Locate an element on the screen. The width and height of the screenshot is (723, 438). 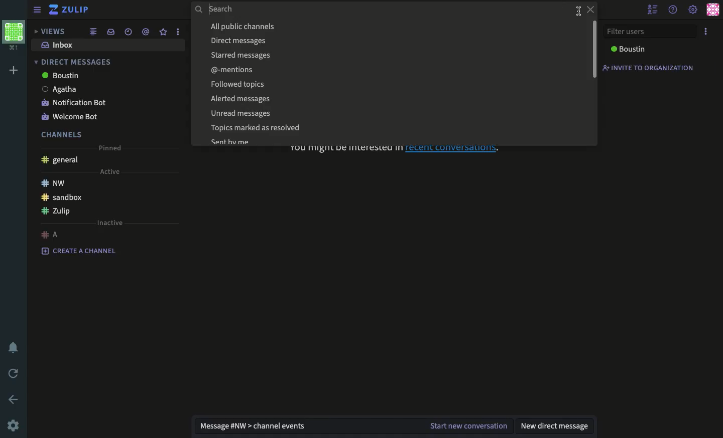
notification bot is located at coordinates (74, 104).